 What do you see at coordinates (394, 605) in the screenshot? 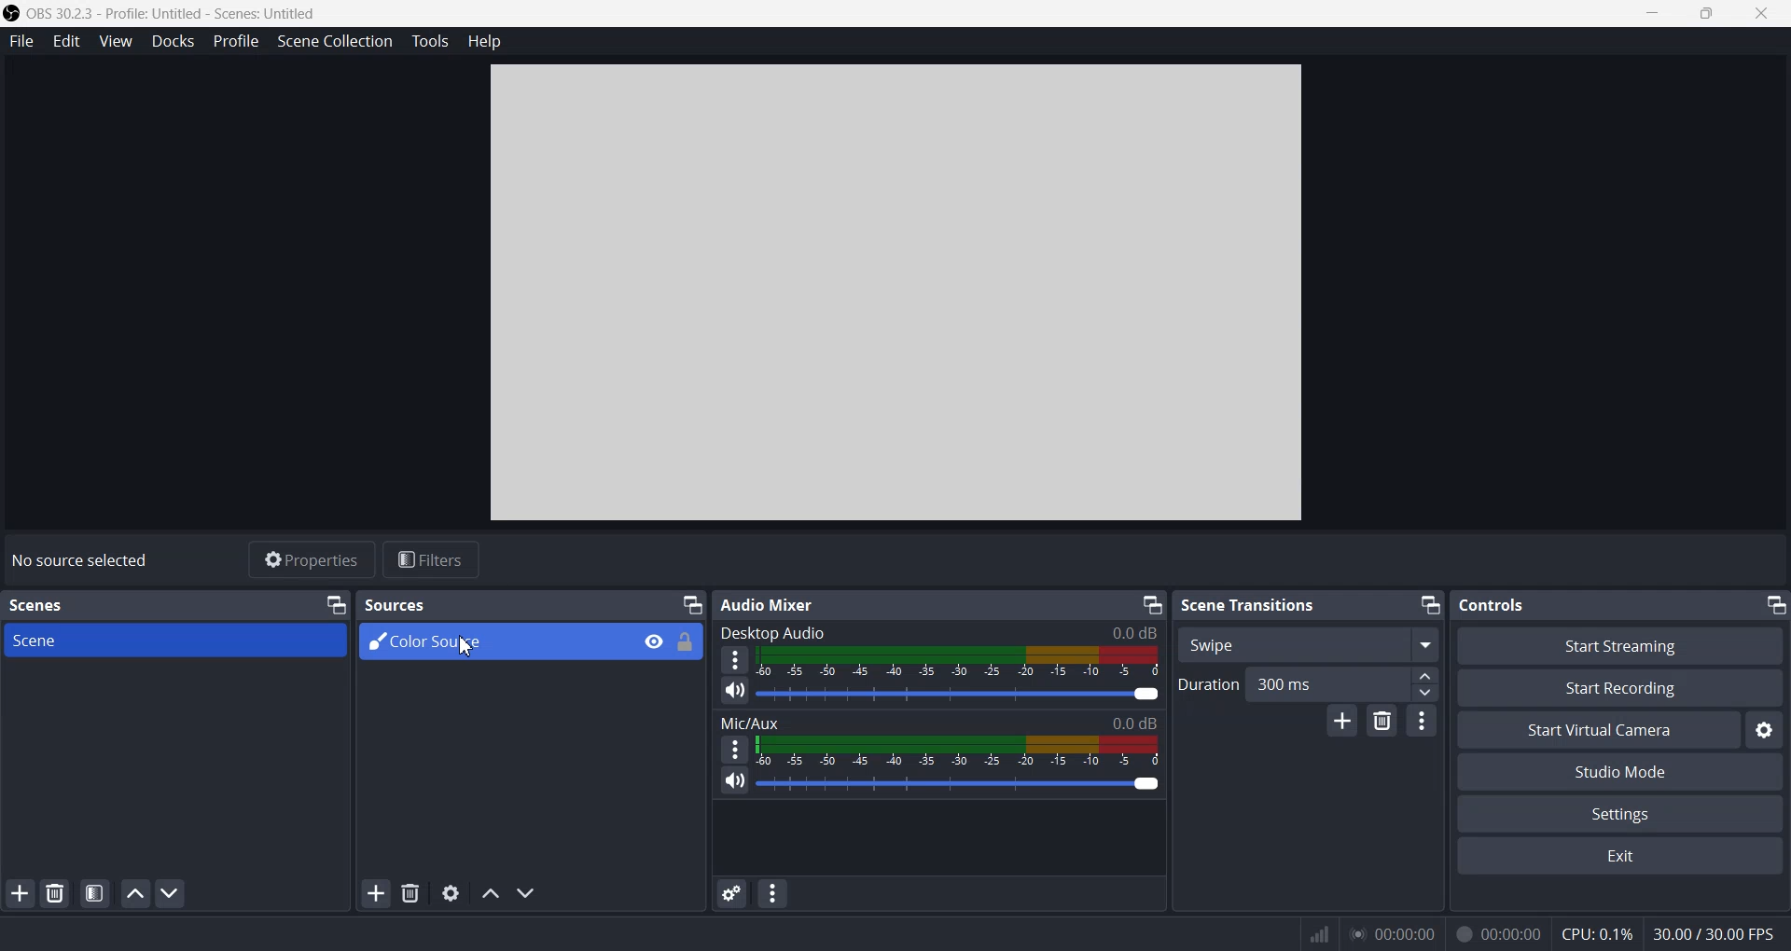
I see `Sources` at bounding box center [394, 605].